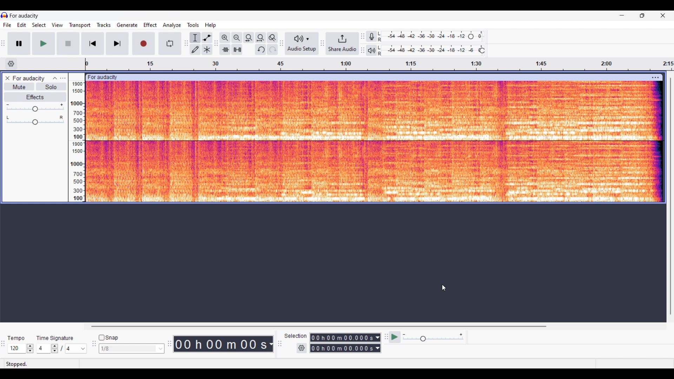 The width and height of the screenshot is (674, 379). I want to click on Draw tool, so click(195, 49).